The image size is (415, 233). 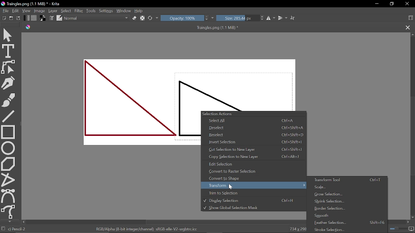 What do you see at coordinates (344, 202) in the screenshot?
I see `Shrink selection` at bounding box center [344, 202].